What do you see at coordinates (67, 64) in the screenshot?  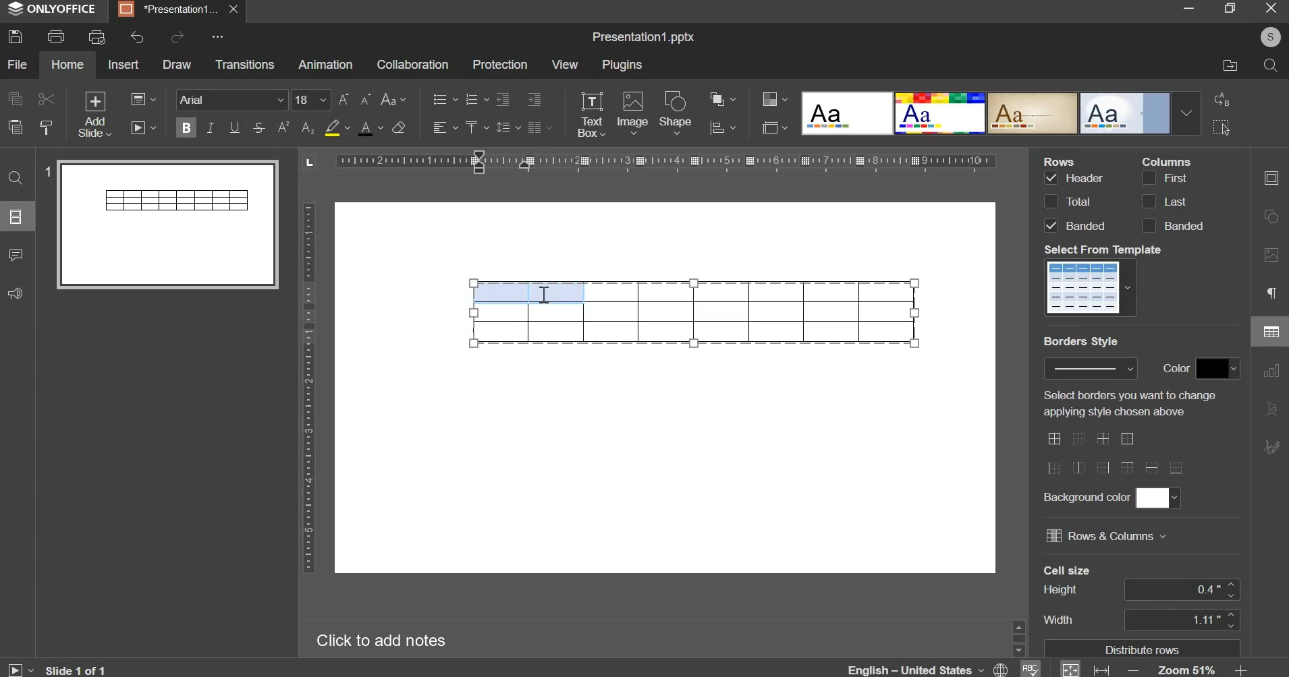 I see `home` at bounding box center [67, 64].